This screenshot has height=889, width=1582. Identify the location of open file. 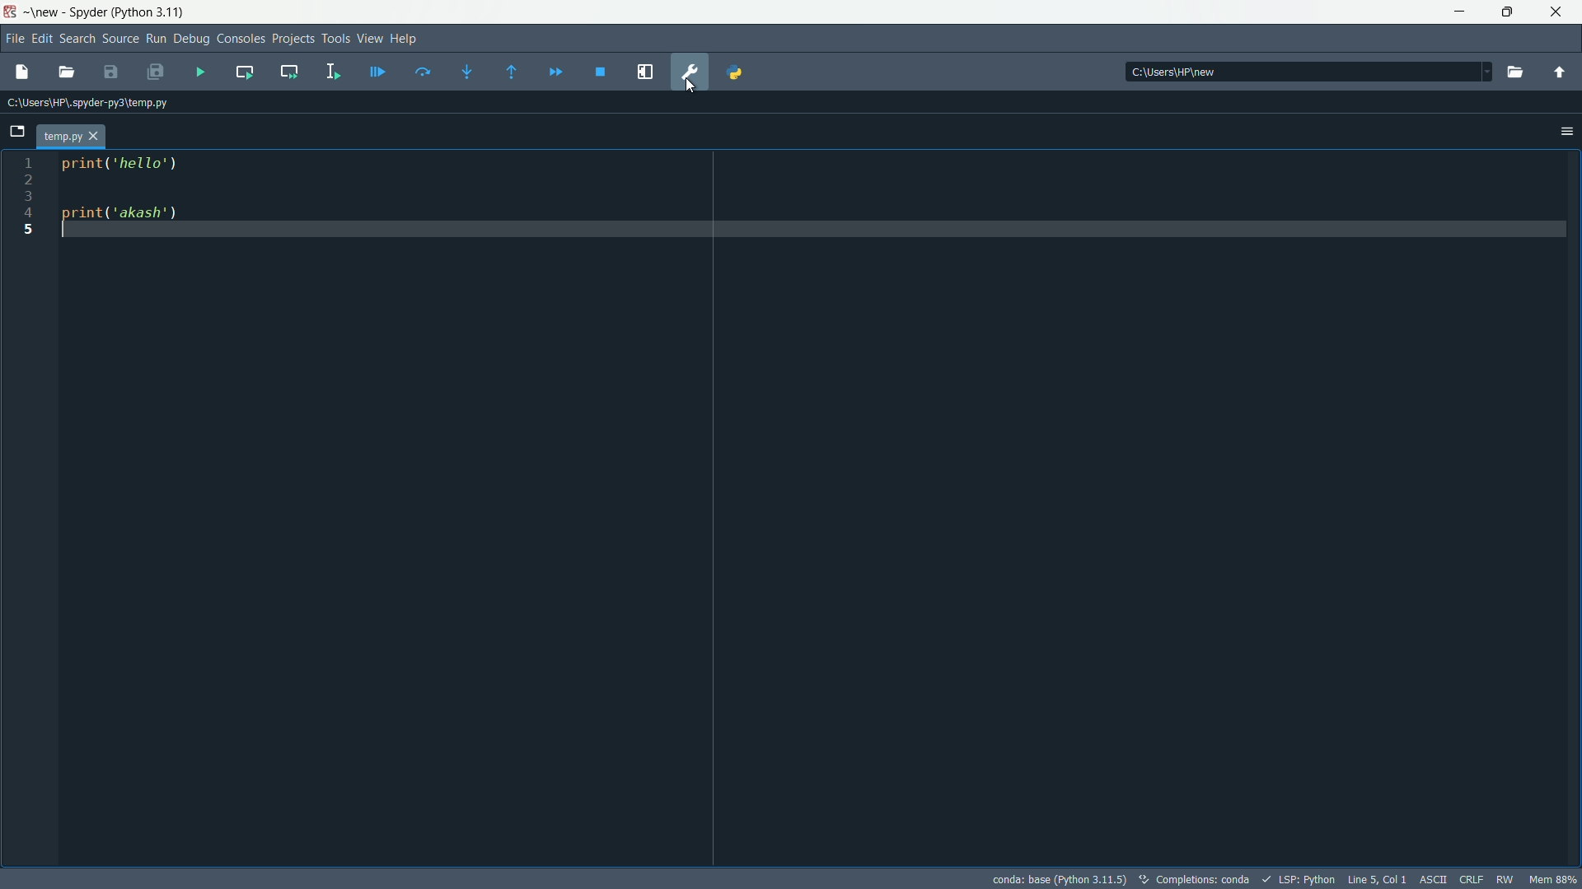
(69, 72).